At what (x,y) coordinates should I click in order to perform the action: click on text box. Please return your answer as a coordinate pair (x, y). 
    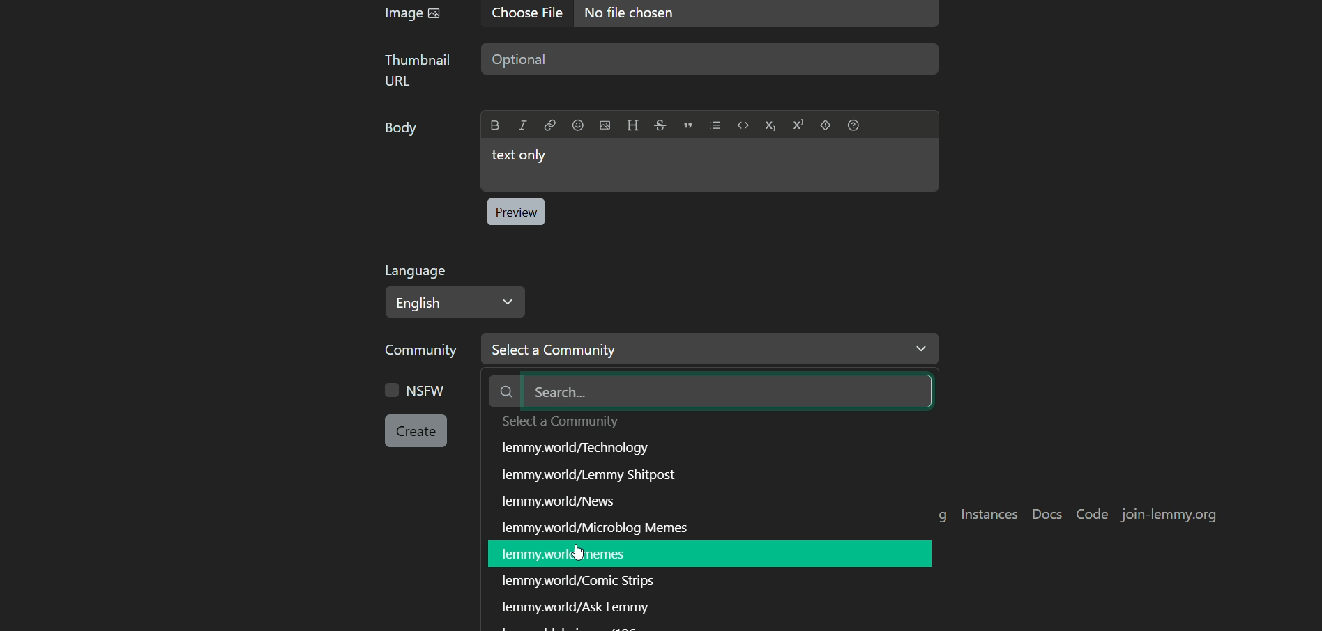
    Looking at the image, I should click on (711, 59).